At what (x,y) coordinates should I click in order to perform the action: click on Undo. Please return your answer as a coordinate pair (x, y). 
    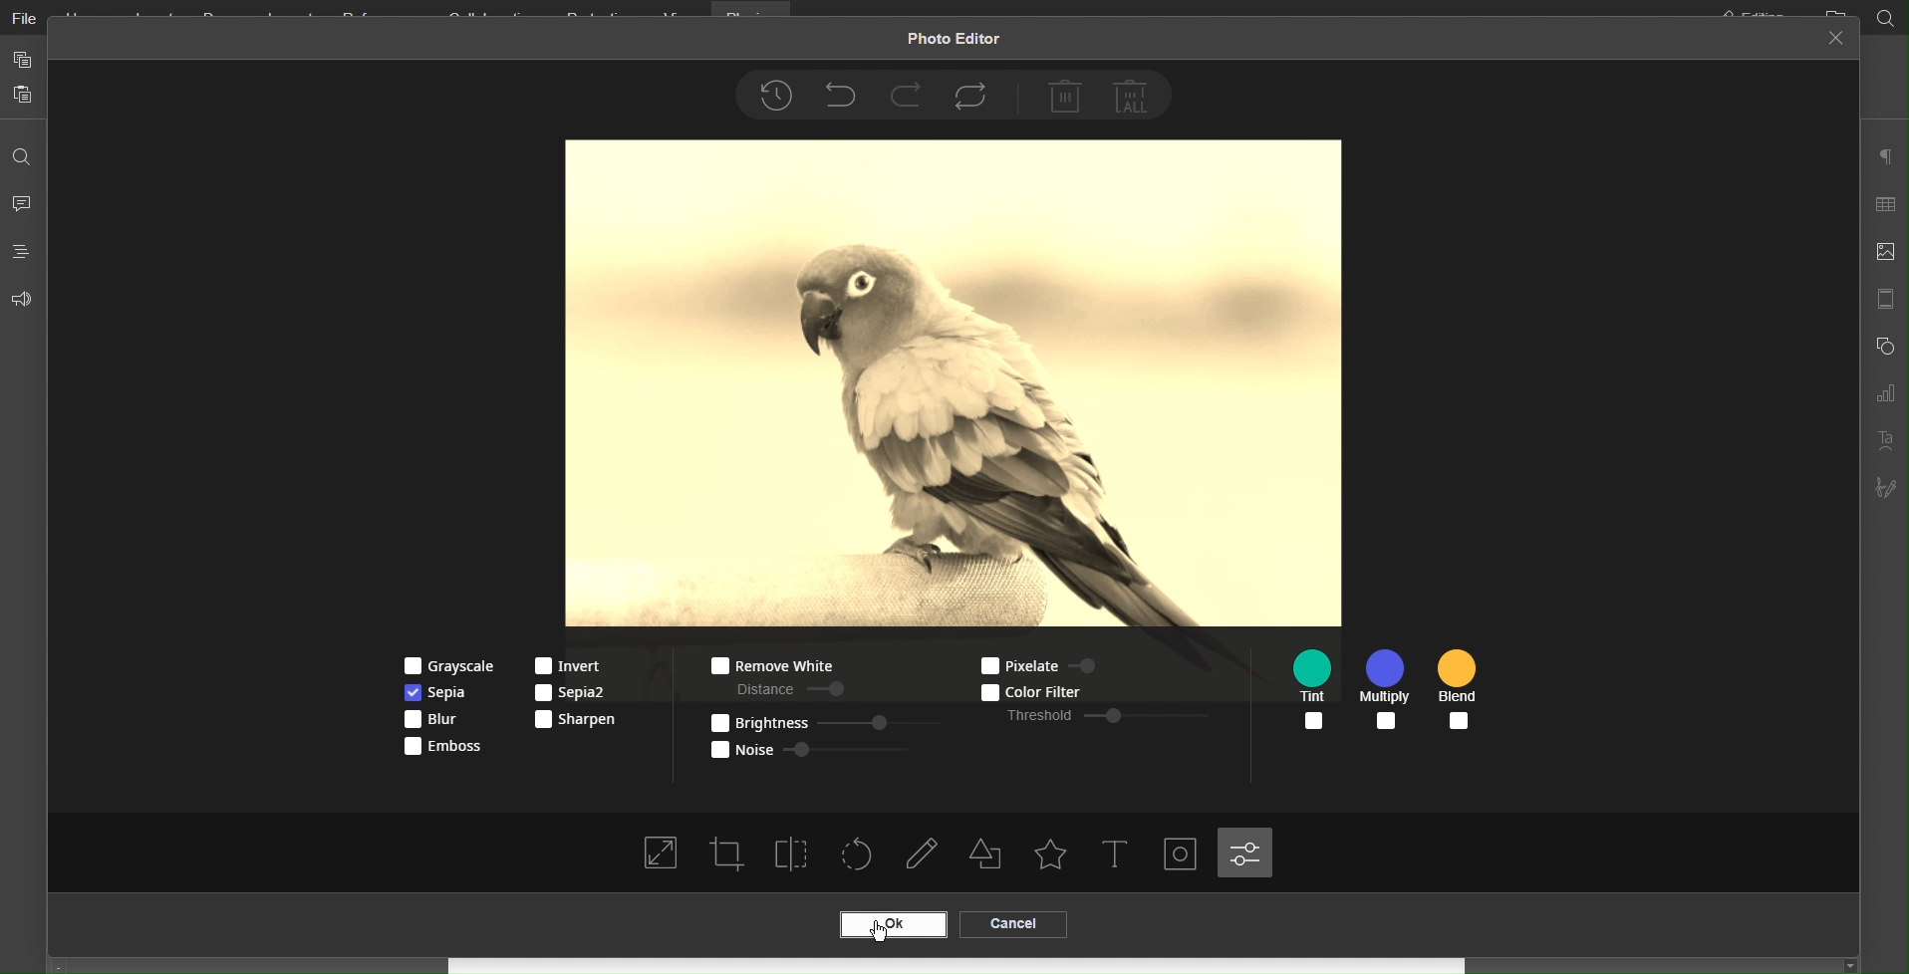
    Looking at the image, I should click on (839, 93).